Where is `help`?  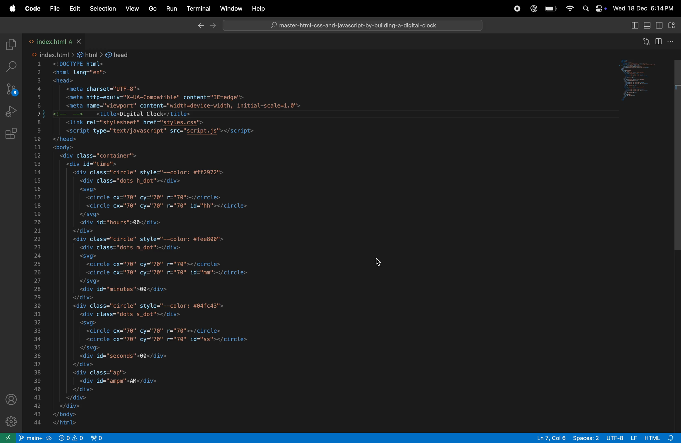
help is located at coordinates (258, 9).